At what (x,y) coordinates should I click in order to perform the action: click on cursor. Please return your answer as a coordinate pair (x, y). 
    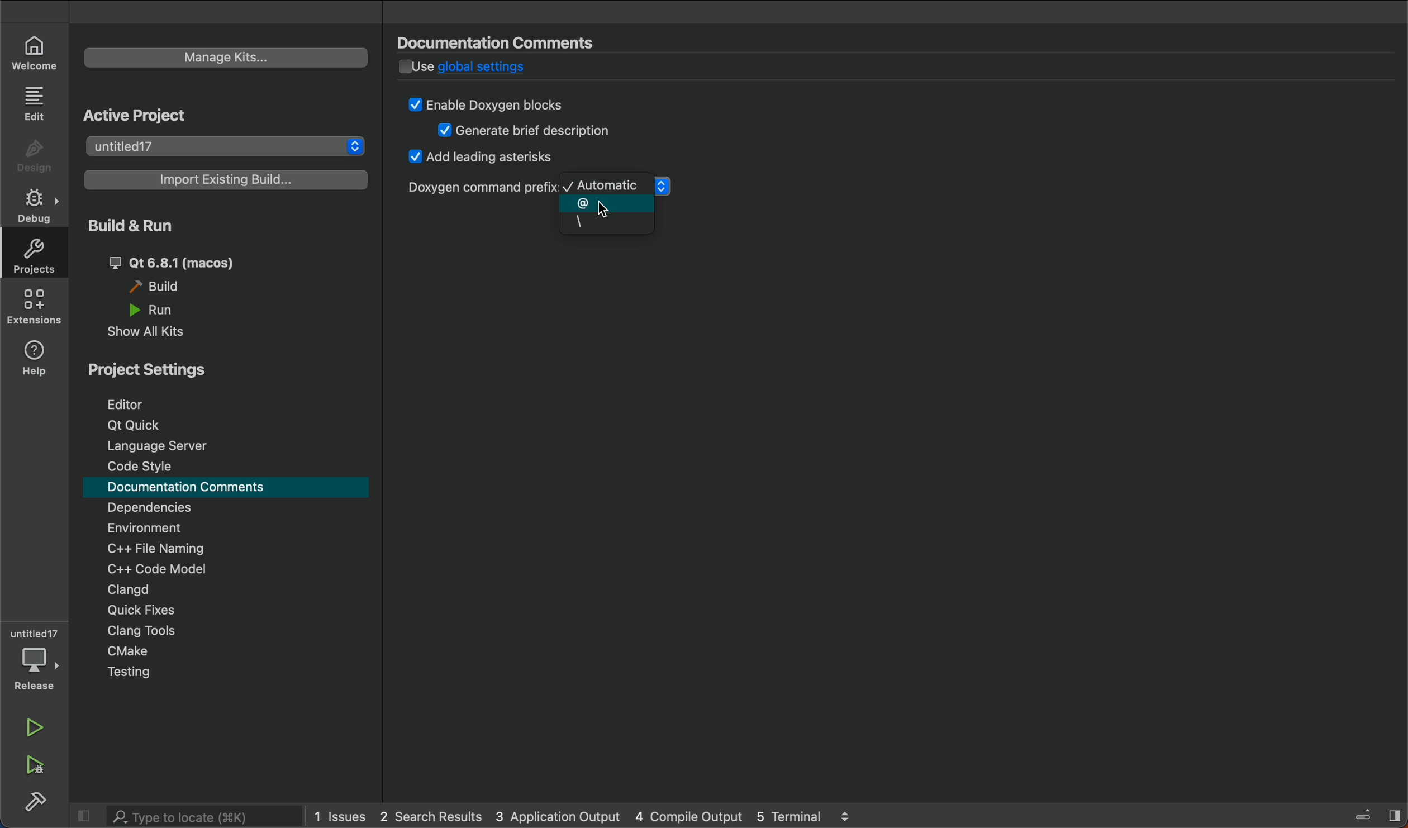
    Looking at the image, I should click on (605, 212).